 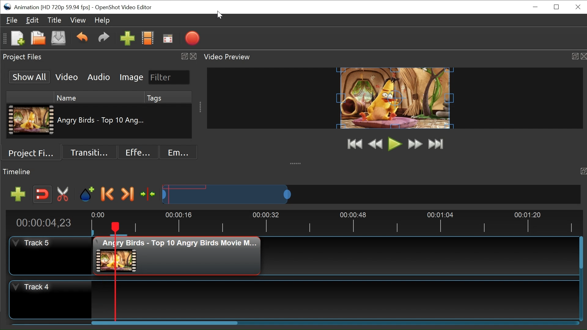 What do you see at coordinates (50, 255) in the screenshot?
I see `Track Header` at bounding box center [50, 255].